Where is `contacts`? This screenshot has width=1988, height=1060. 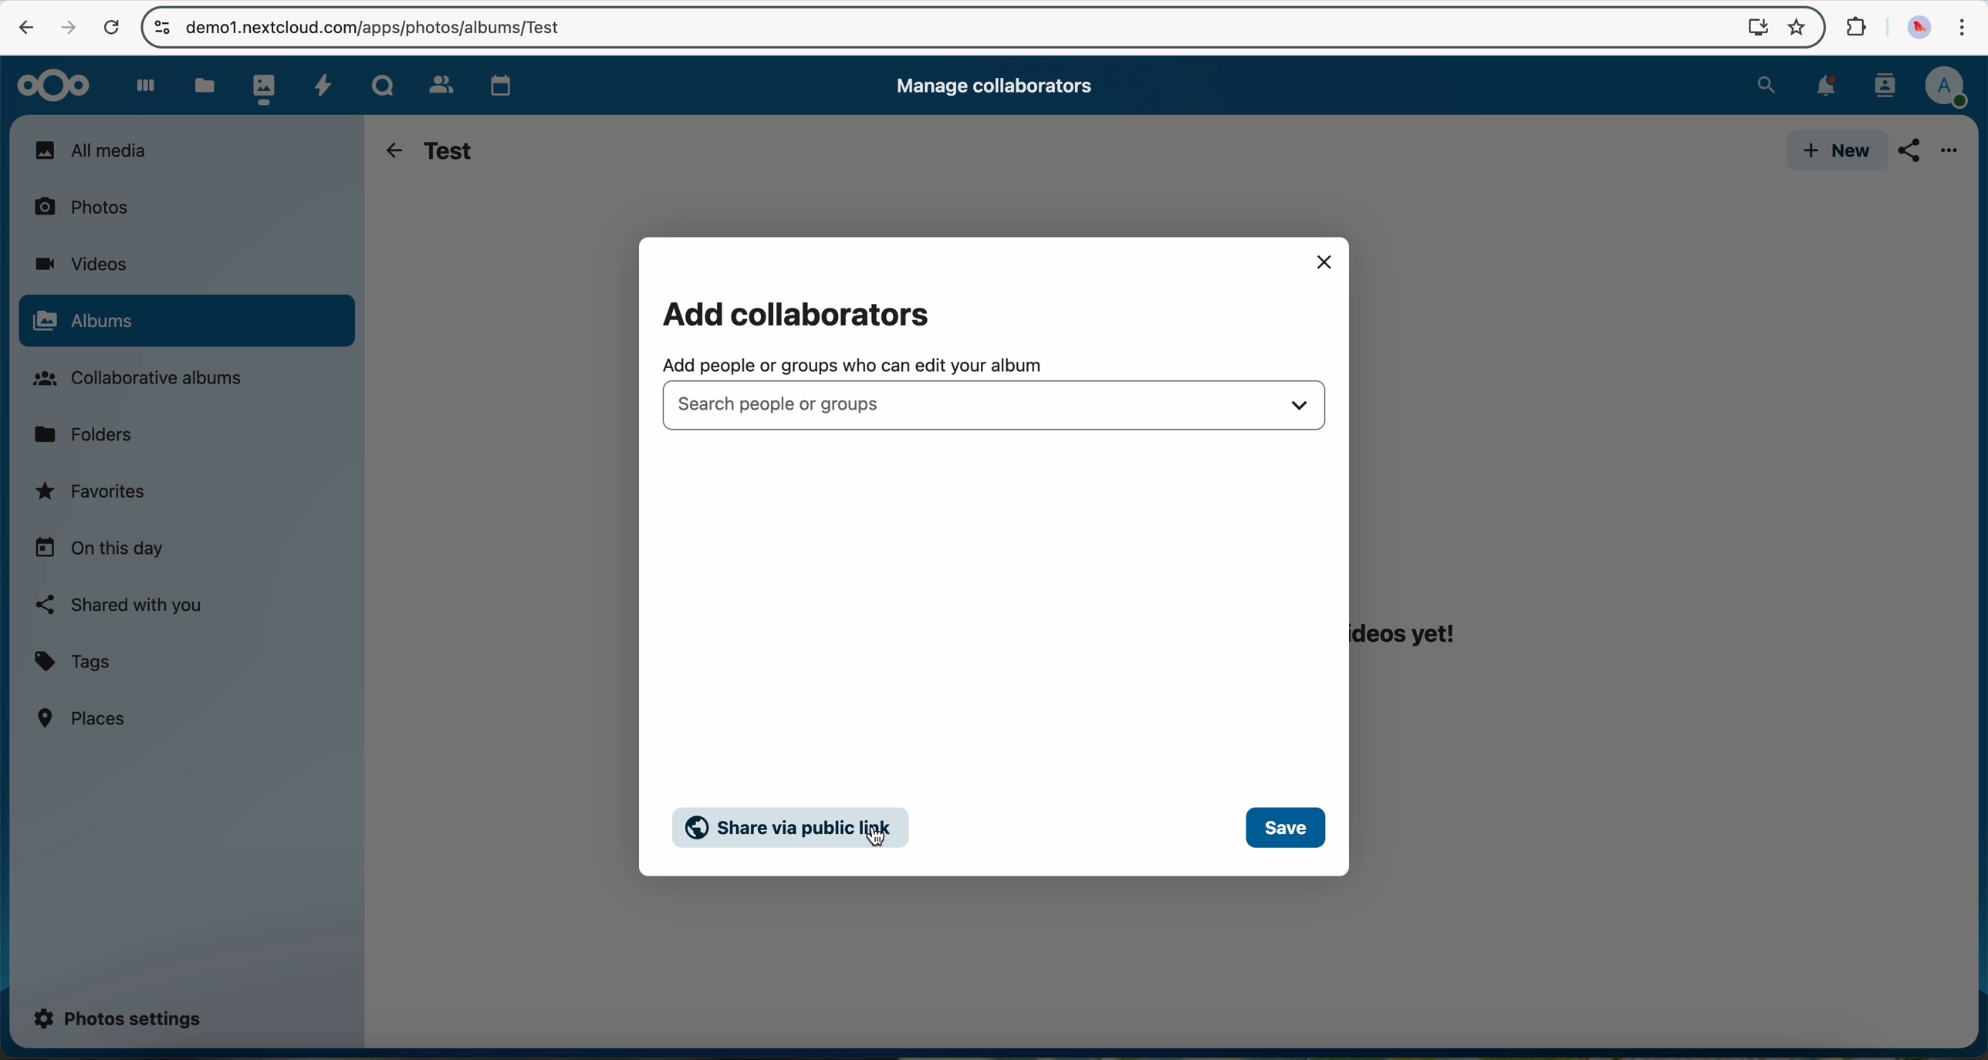
contacts is located at coordinates (1881, 86).